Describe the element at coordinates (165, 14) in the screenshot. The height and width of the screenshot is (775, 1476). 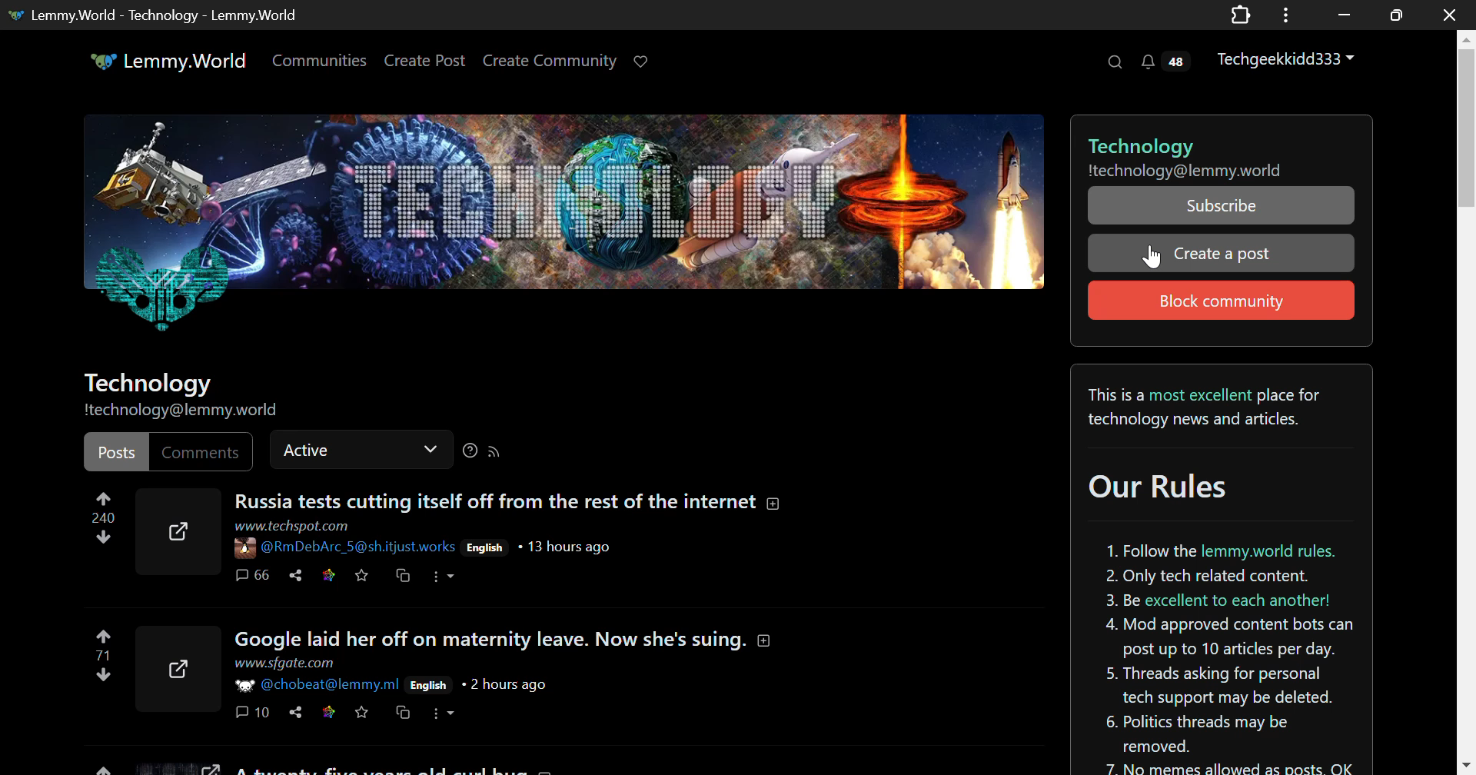
I see `Lemmy.World - Technology - Lemmy.World` at that location.